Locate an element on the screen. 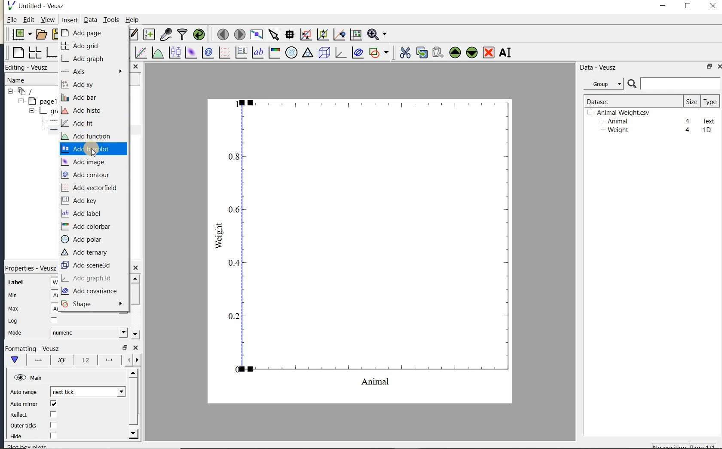 Image resolution: width=722 pixels, height=449 pixels. close is located at coordinates (719, 67).